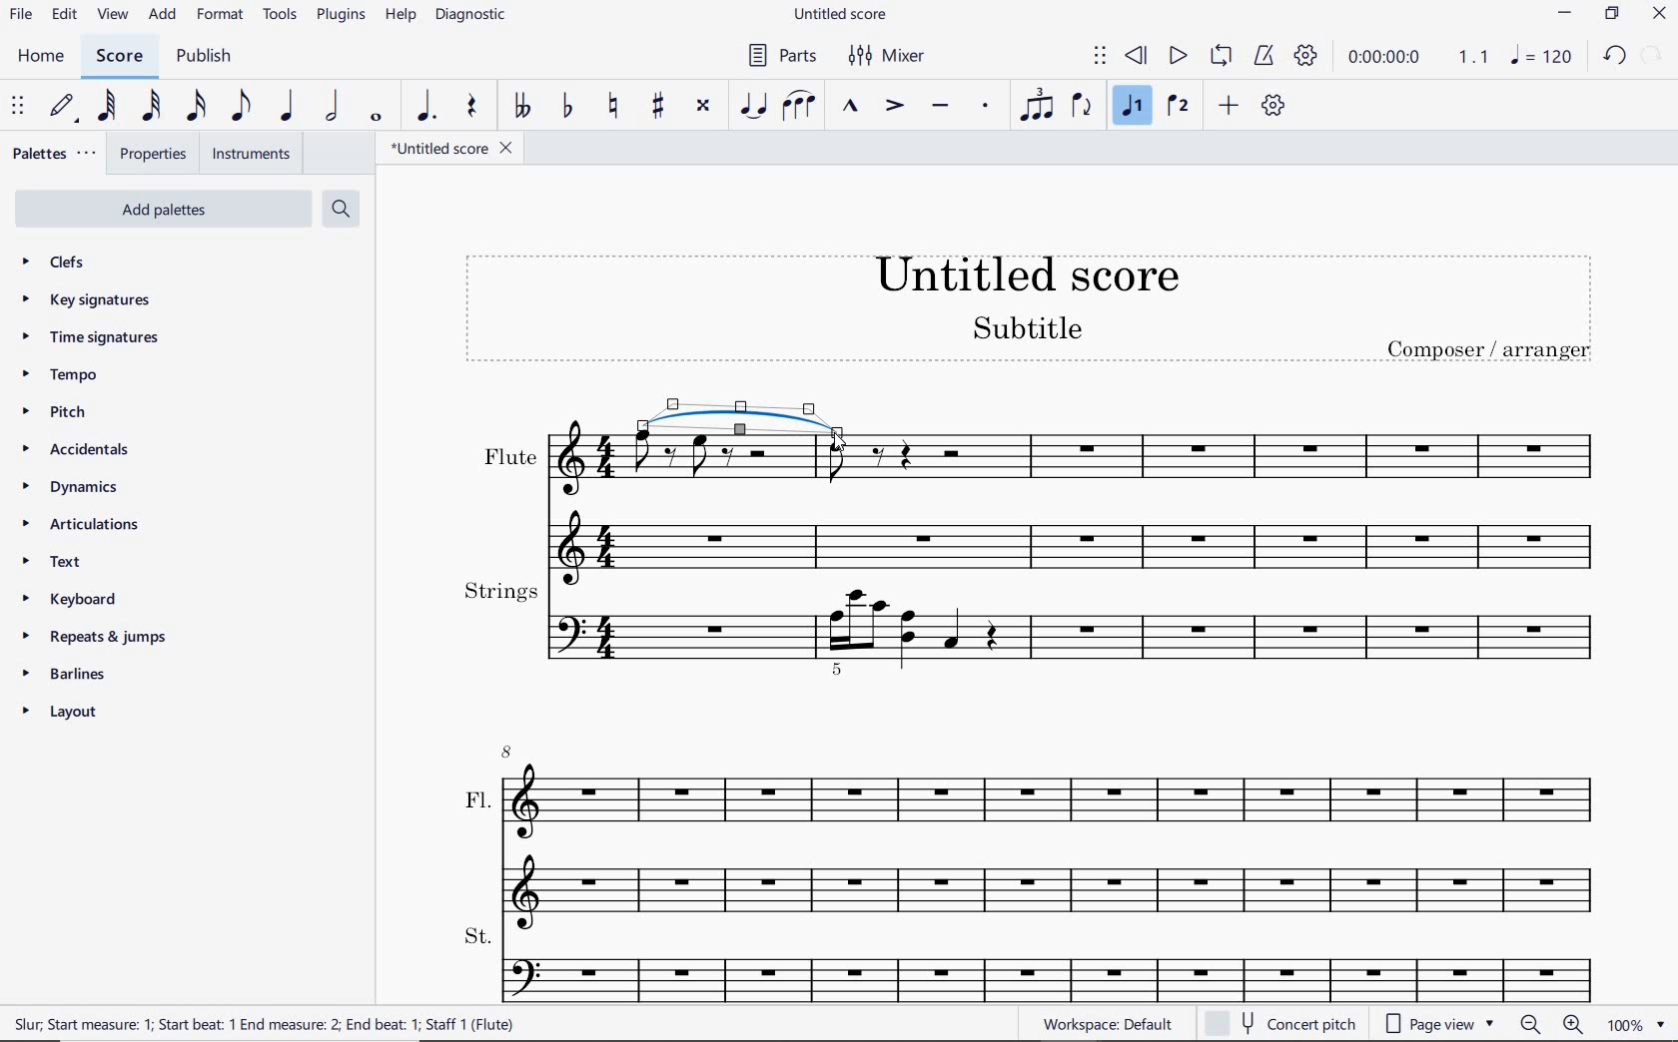  Describe the element at coordinates (426, 107) in the screenshot. I see `AUGMENTATION DOT` at that location.